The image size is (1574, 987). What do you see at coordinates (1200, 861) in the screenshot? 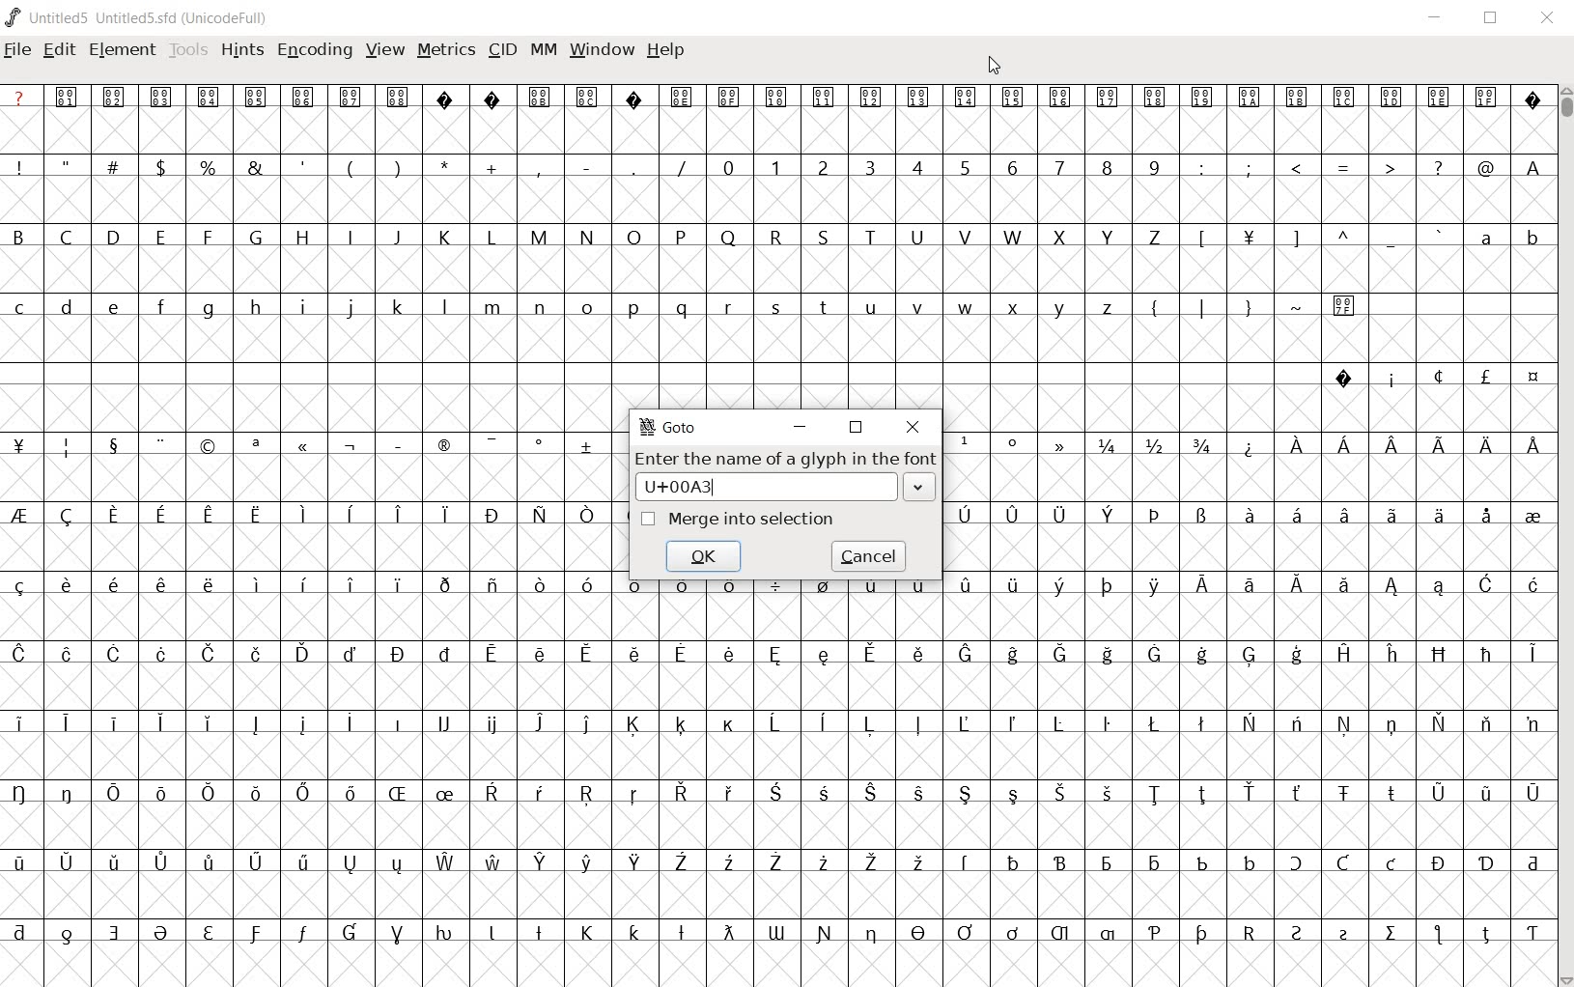
I see `Symbol` at bounding box center [1200, 861].